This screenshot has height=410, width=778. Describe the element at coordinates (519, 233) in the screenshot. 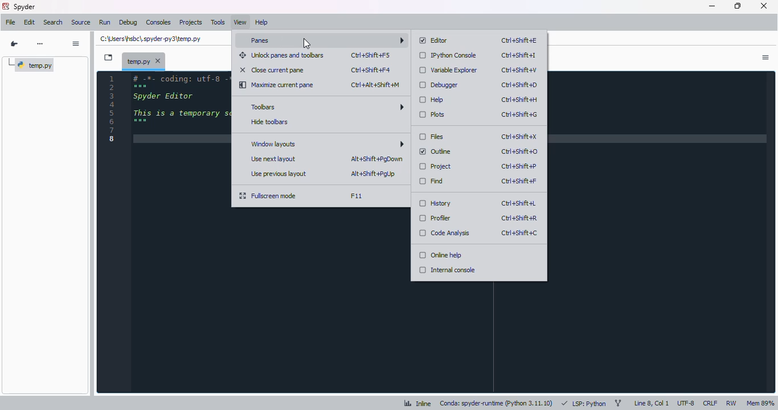

I see `shortcut for code analysis` at that location.